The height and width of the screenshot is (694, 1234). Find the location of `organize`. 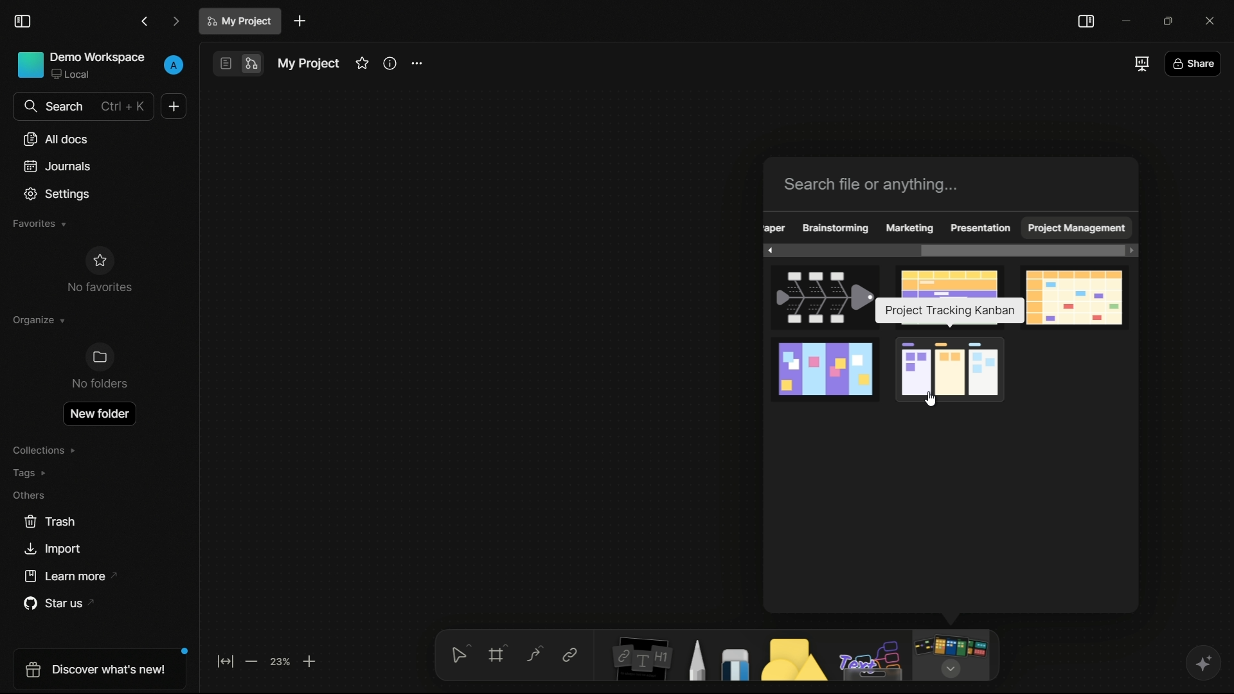

organize is located at coordinates (37, 320).